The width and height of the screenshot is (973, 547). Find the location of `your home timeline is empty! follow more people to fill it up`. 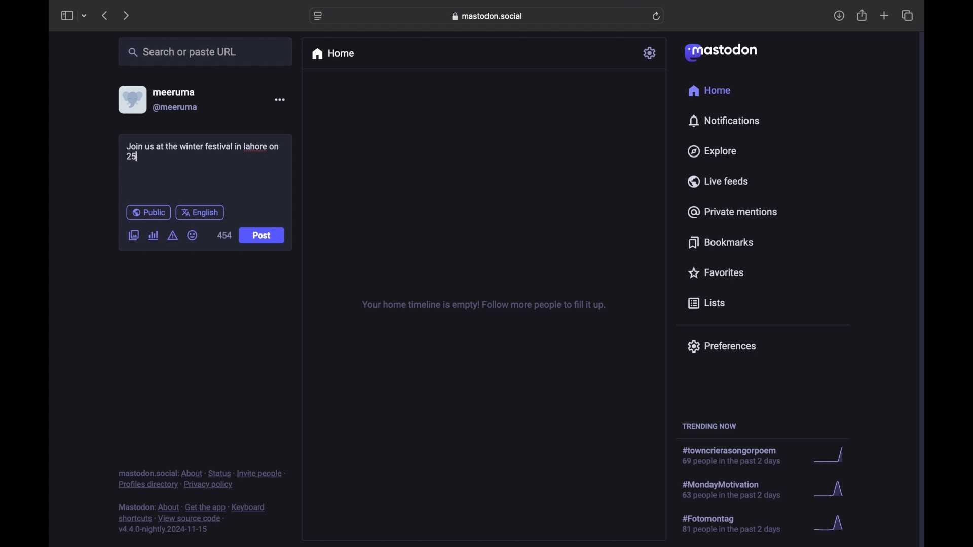

your home timeline is empty! follow more people to fill it up is located at coordinates (483, 305).